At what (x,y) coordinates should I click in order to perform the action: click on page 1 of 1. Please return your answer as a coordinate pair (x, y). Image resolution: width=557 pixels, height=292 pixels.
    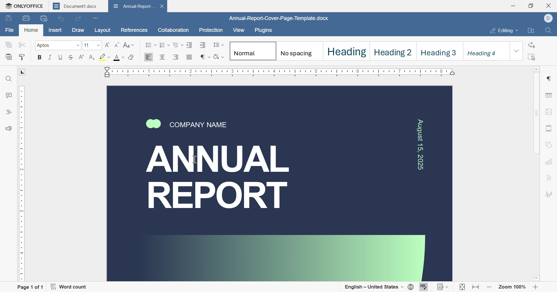
    Looking at the image, I should click on (30, 287).